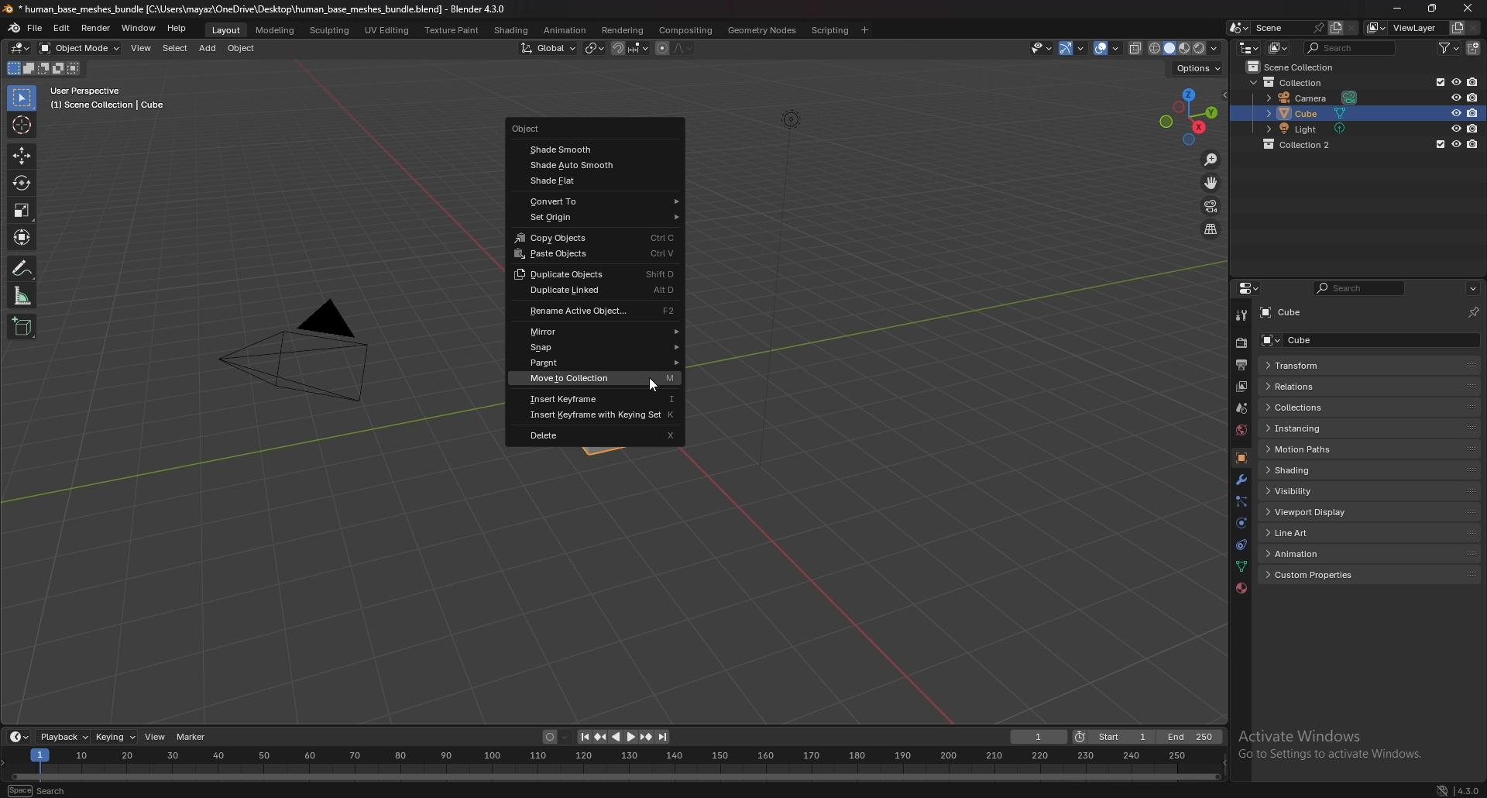 The width and height of the screenshot is (1487, 798). What do you see at coordinates (652, 383) in the screenshot?
I see `cursor` at bounding box center [652, 383].